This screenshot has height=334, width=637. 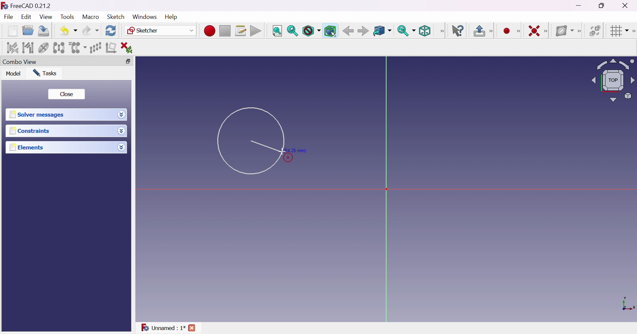 I want to click on Execute macro, so click(x=256, y=31).